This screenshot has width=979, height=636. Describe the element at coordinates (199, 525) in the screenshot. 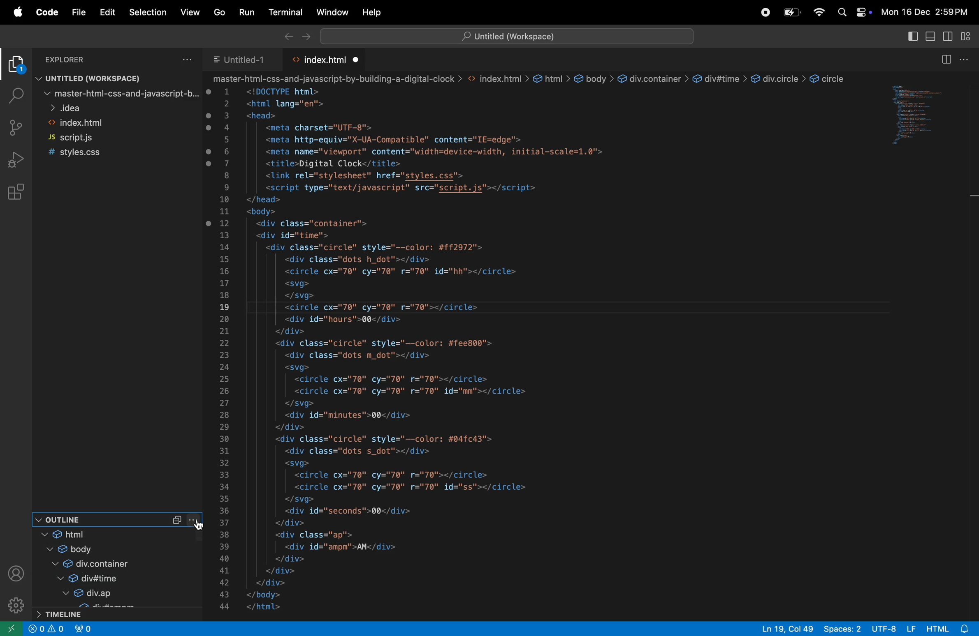

I see `cursor` at that location.